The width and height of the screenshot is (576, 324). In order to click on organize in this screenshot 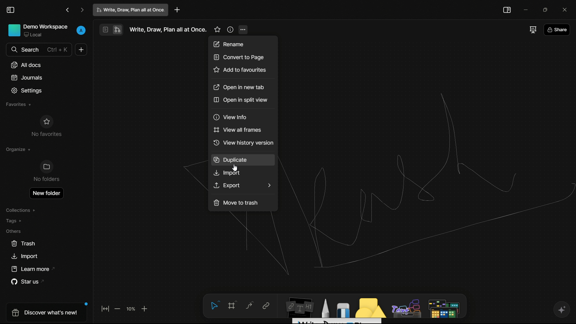, I will do `click(17, 150)`.